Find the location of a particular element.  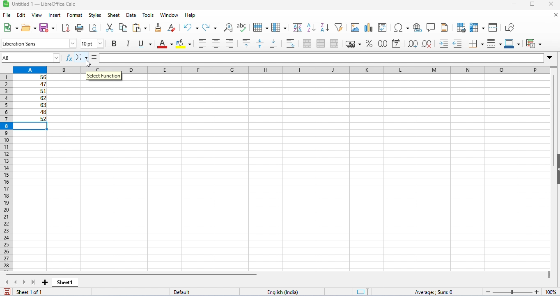

function wizard is located at coordinates (69, 58).